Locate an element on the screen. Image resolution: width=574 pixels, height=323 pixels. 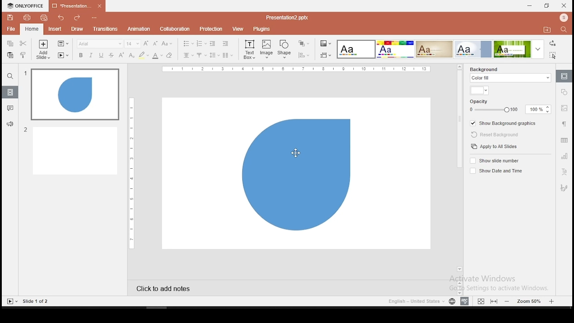
scroll bar is located at coordinates (458, 171).